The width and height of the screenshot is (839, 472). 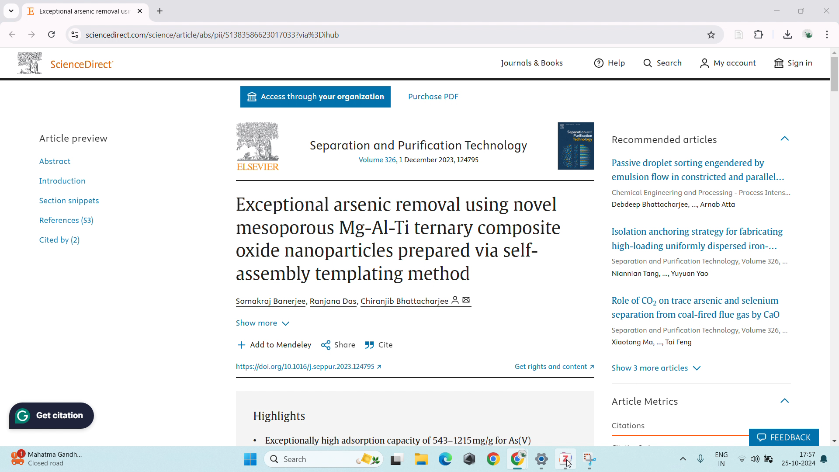 What do you see at coordinates (31, 35) in the screenshot?
I see `click to go forward, hold to see history` at bounding box center [31, 35].